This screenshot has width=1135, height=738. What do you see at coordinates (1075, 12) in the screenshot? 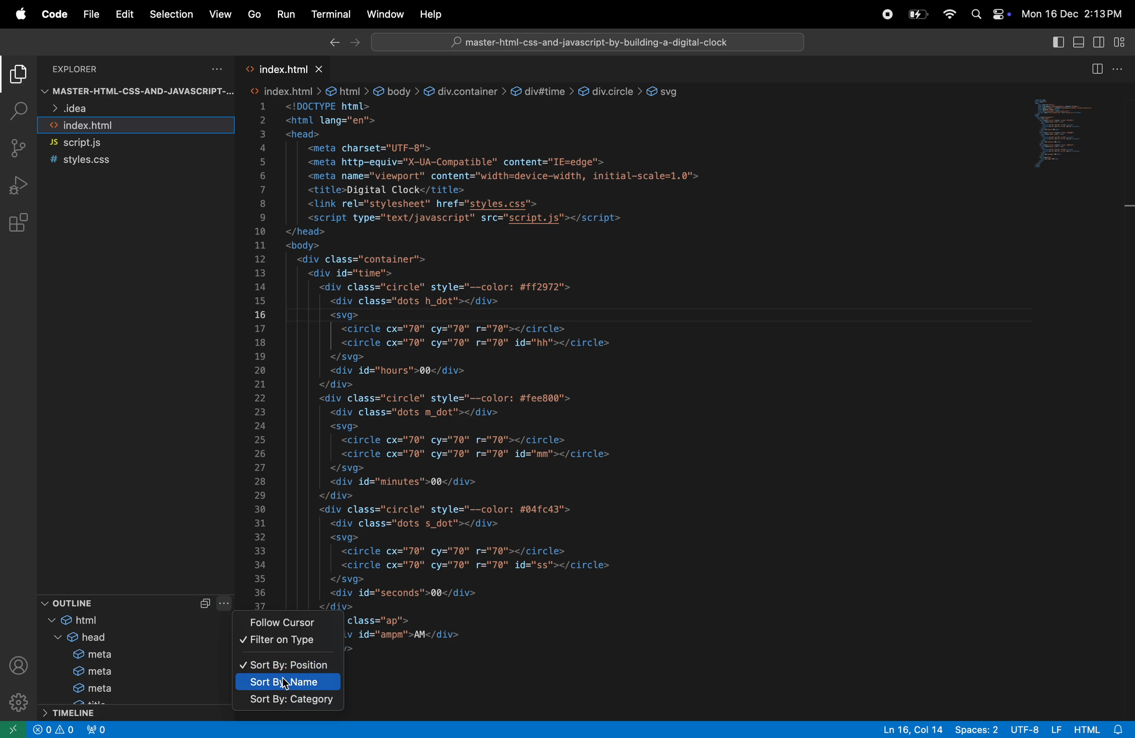
I see `Mon 16 Dec 2:13 PM` at bounding box center [1075, 12].